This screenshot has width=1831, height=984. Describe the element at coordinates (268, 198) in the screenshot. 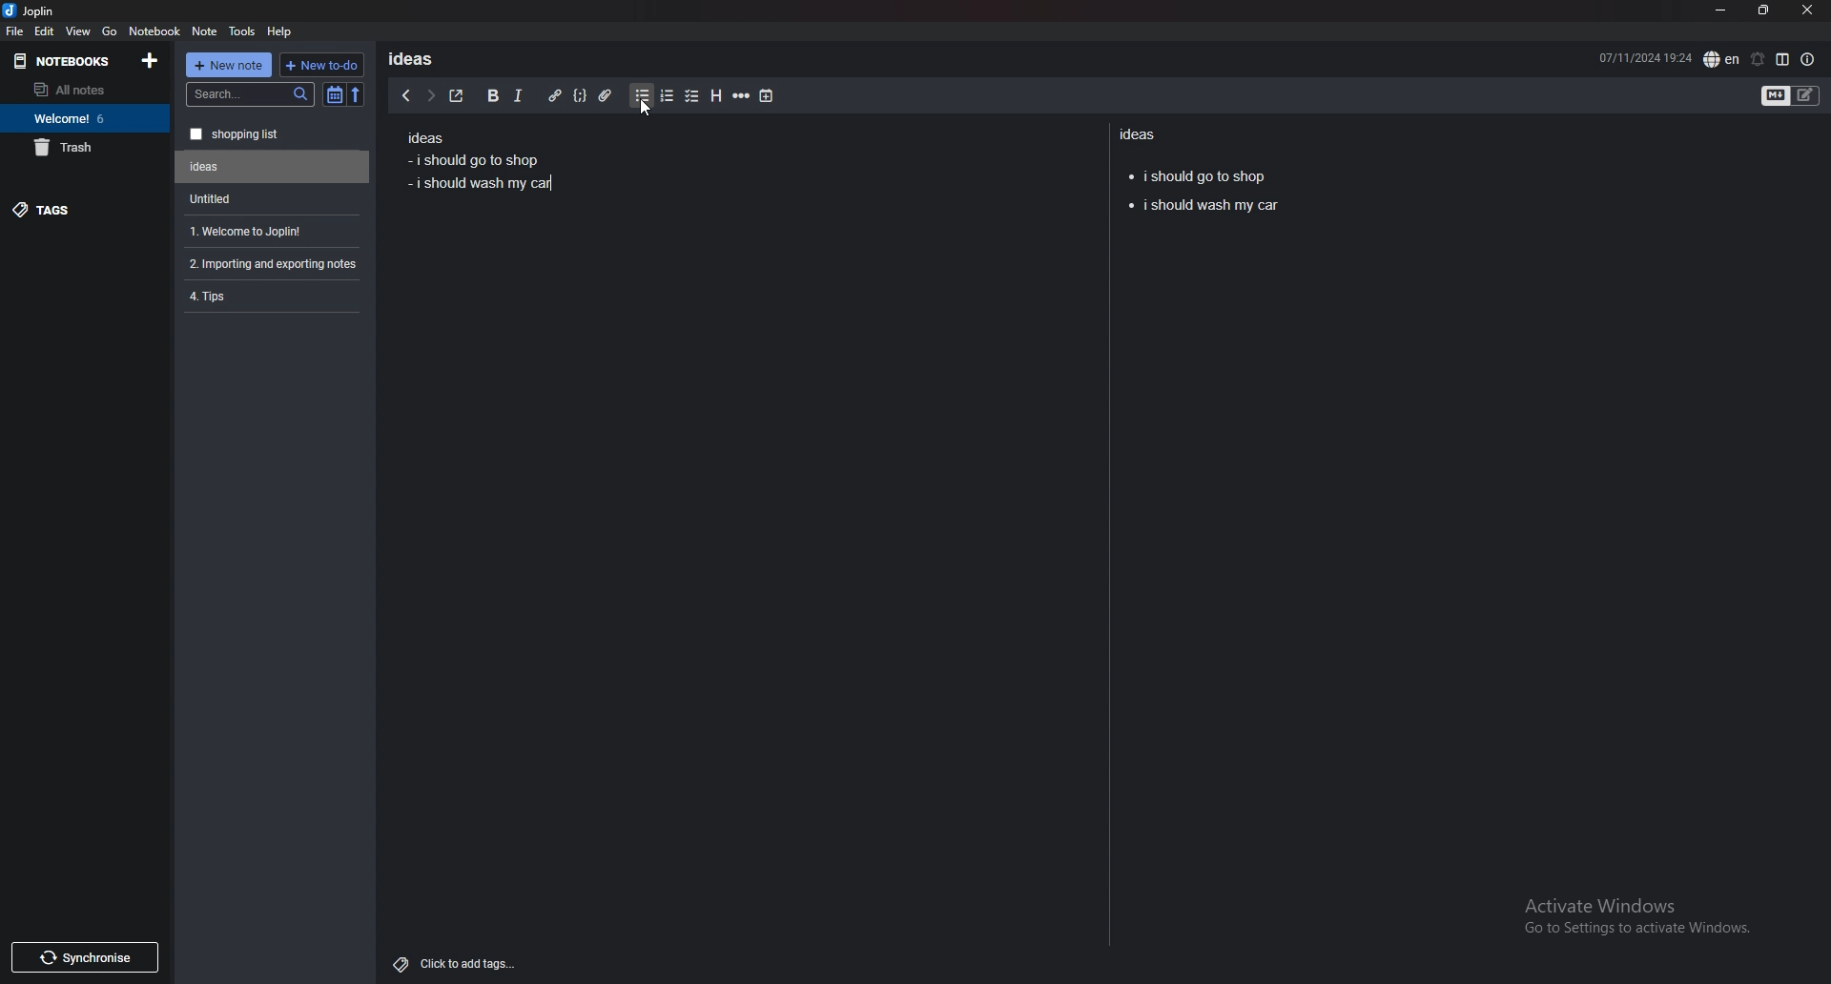

I see `Untitled` at that location.